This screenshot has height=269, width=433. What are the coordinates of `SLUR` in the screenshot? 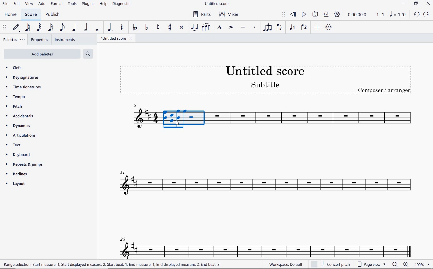 It's located at (206, 28).